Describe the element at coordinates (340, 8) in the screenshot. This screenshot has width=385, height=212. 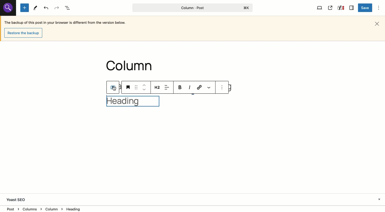
I see `Yoast` at that location.